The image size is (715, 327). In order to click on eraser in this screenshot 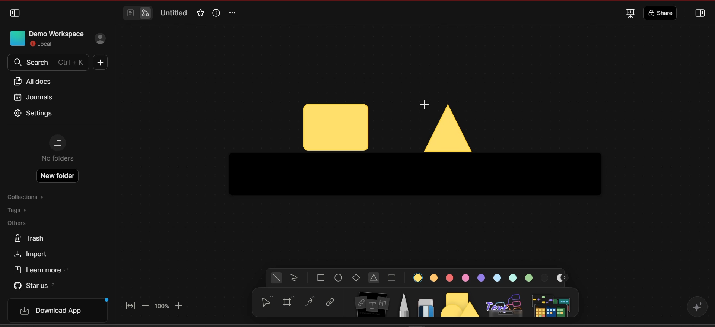, I will do `click(426, 305)`.